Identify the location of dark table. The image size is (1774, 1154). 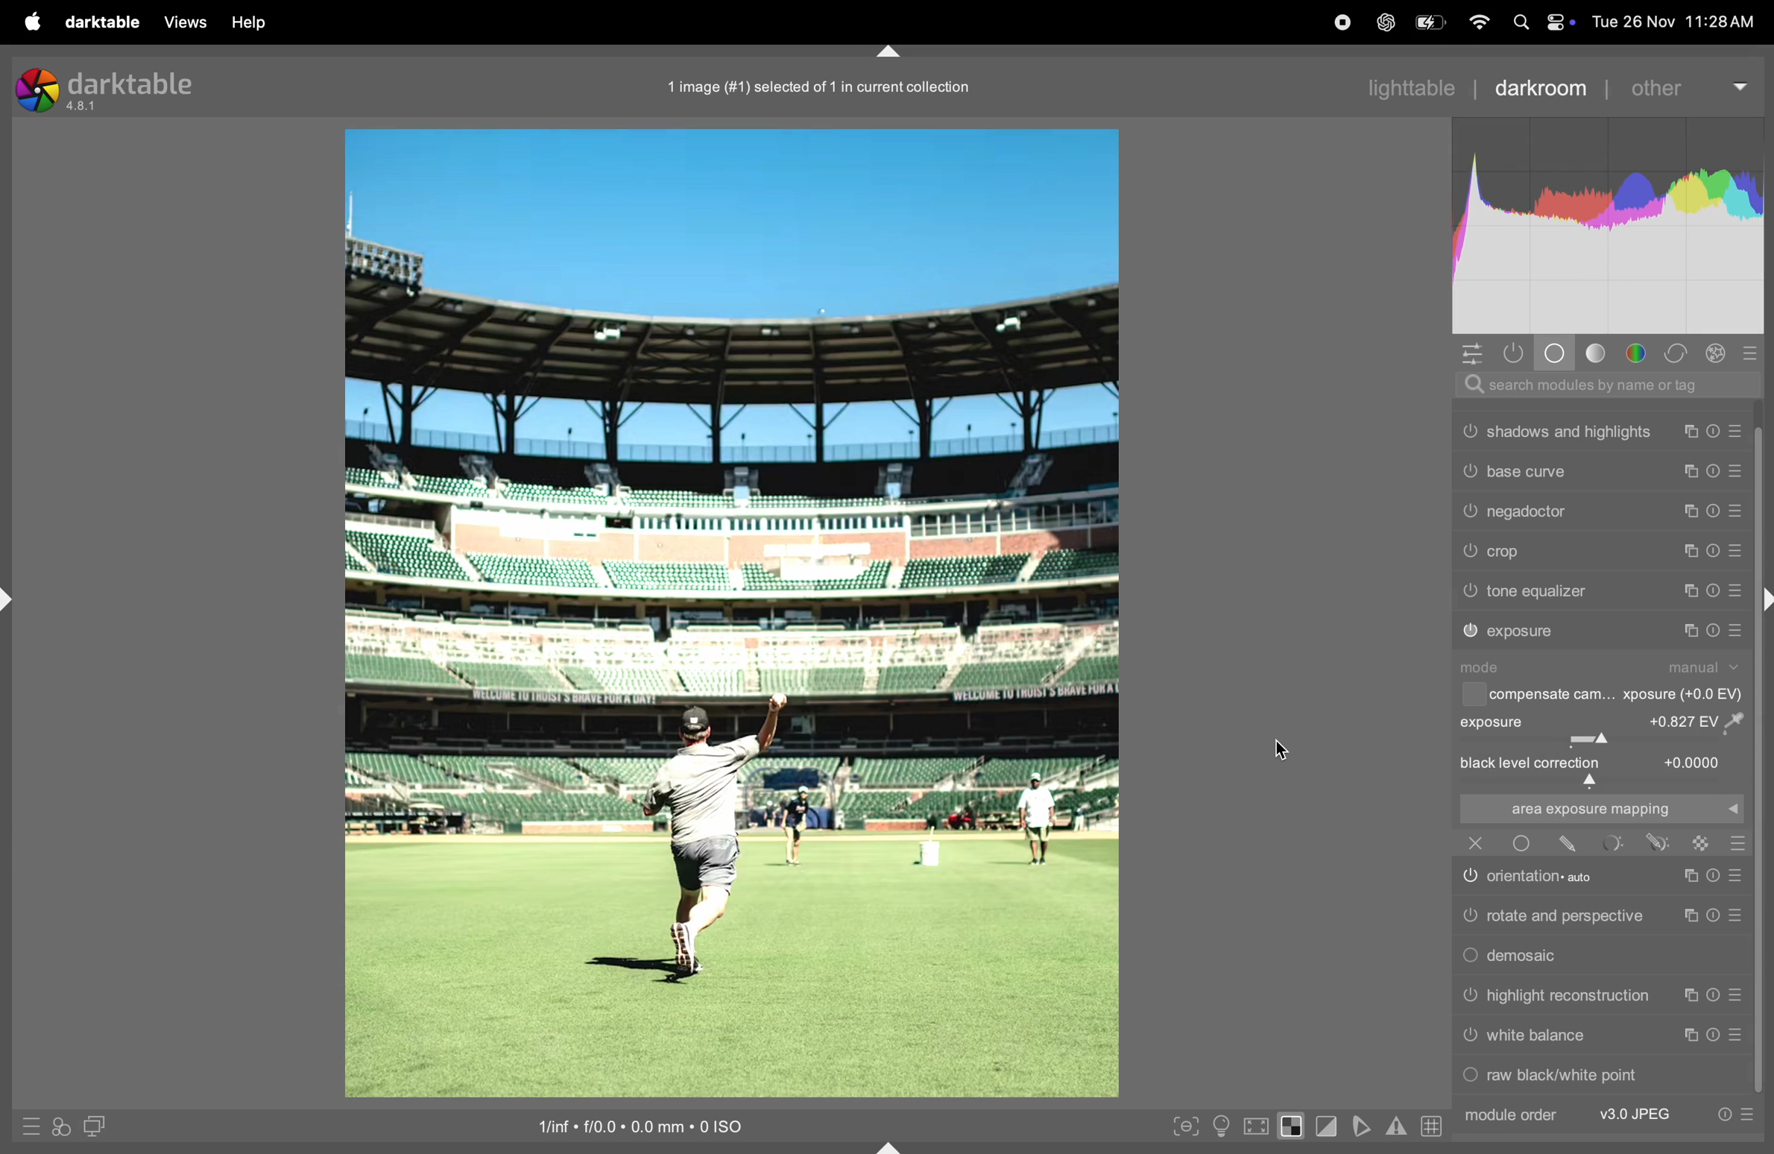
(99, 20).